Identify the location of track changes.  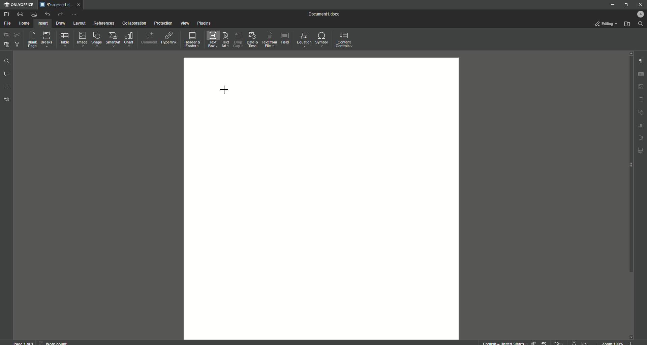
(559, 342).